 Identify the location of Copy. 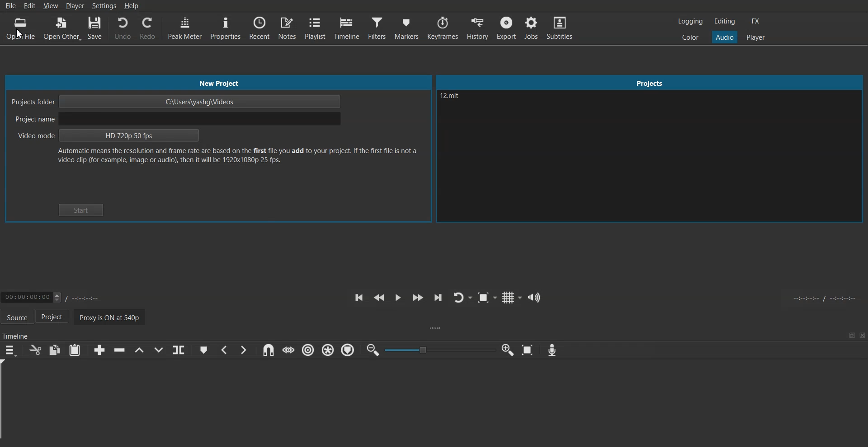
(55, 349).